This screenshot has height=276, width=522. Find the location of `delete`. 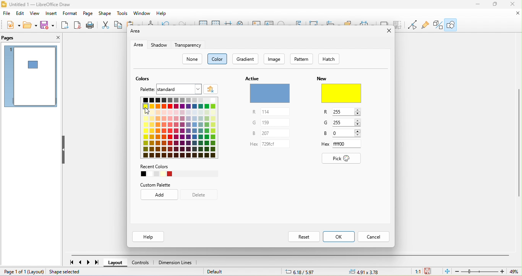

delete is located at coordinates (201, 195).